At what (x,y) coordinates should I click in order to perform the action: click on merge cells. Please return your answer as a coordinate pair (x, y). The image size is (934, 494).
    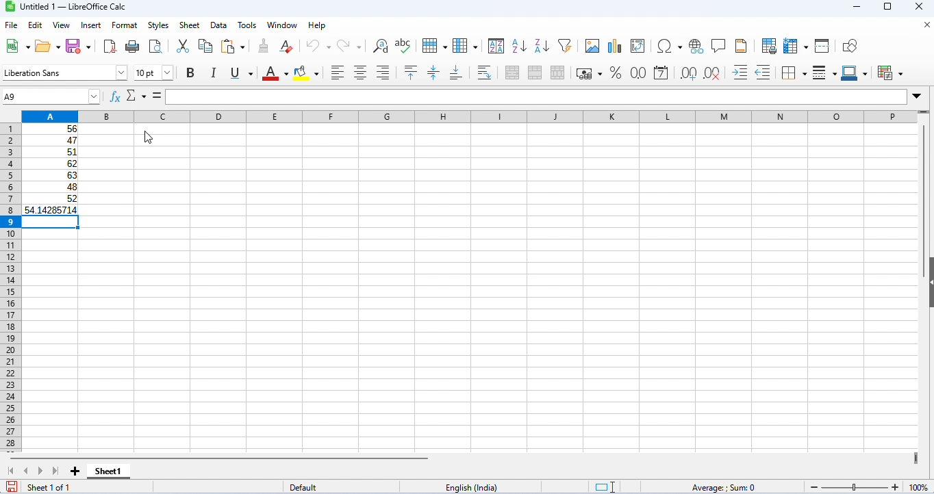
    Looking at the image, I should click on (535, 73).